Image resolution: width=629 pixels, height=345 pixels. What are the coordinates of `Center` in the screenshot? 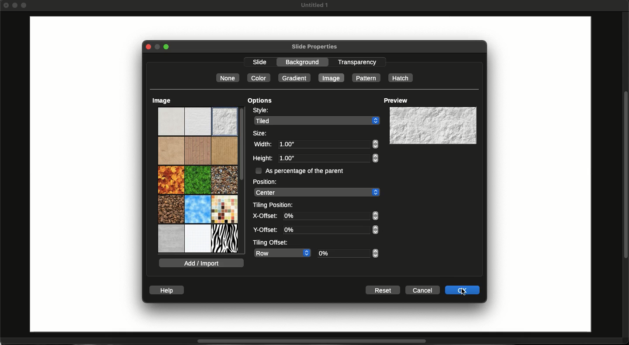 It's located at (316, 192).